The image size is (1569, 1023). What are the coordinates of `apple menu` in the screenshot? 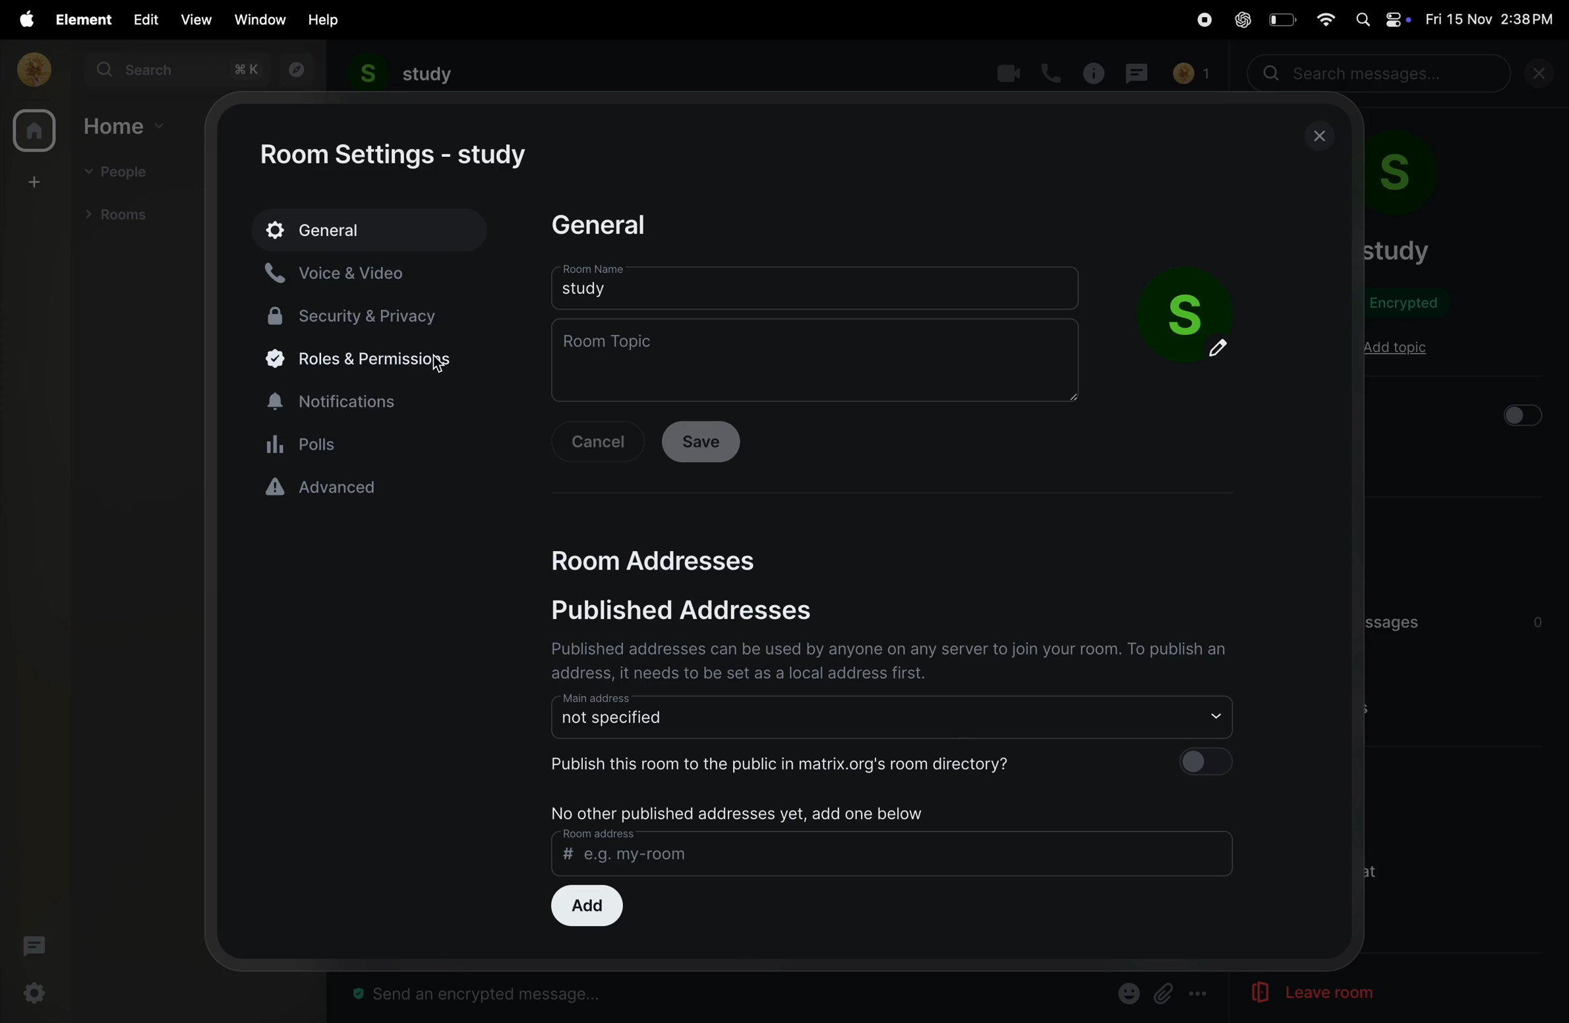 It's located at (22, 19).